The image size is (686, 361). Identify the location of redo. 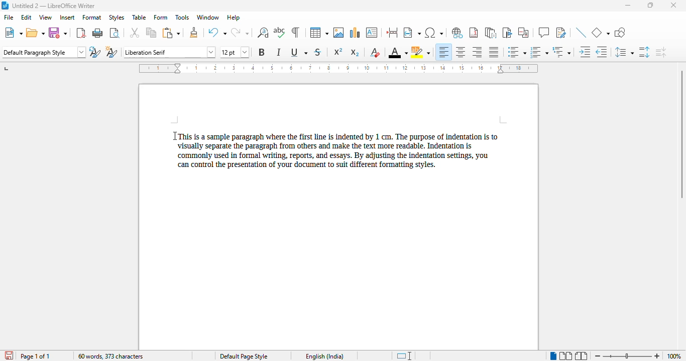
(240, 32).